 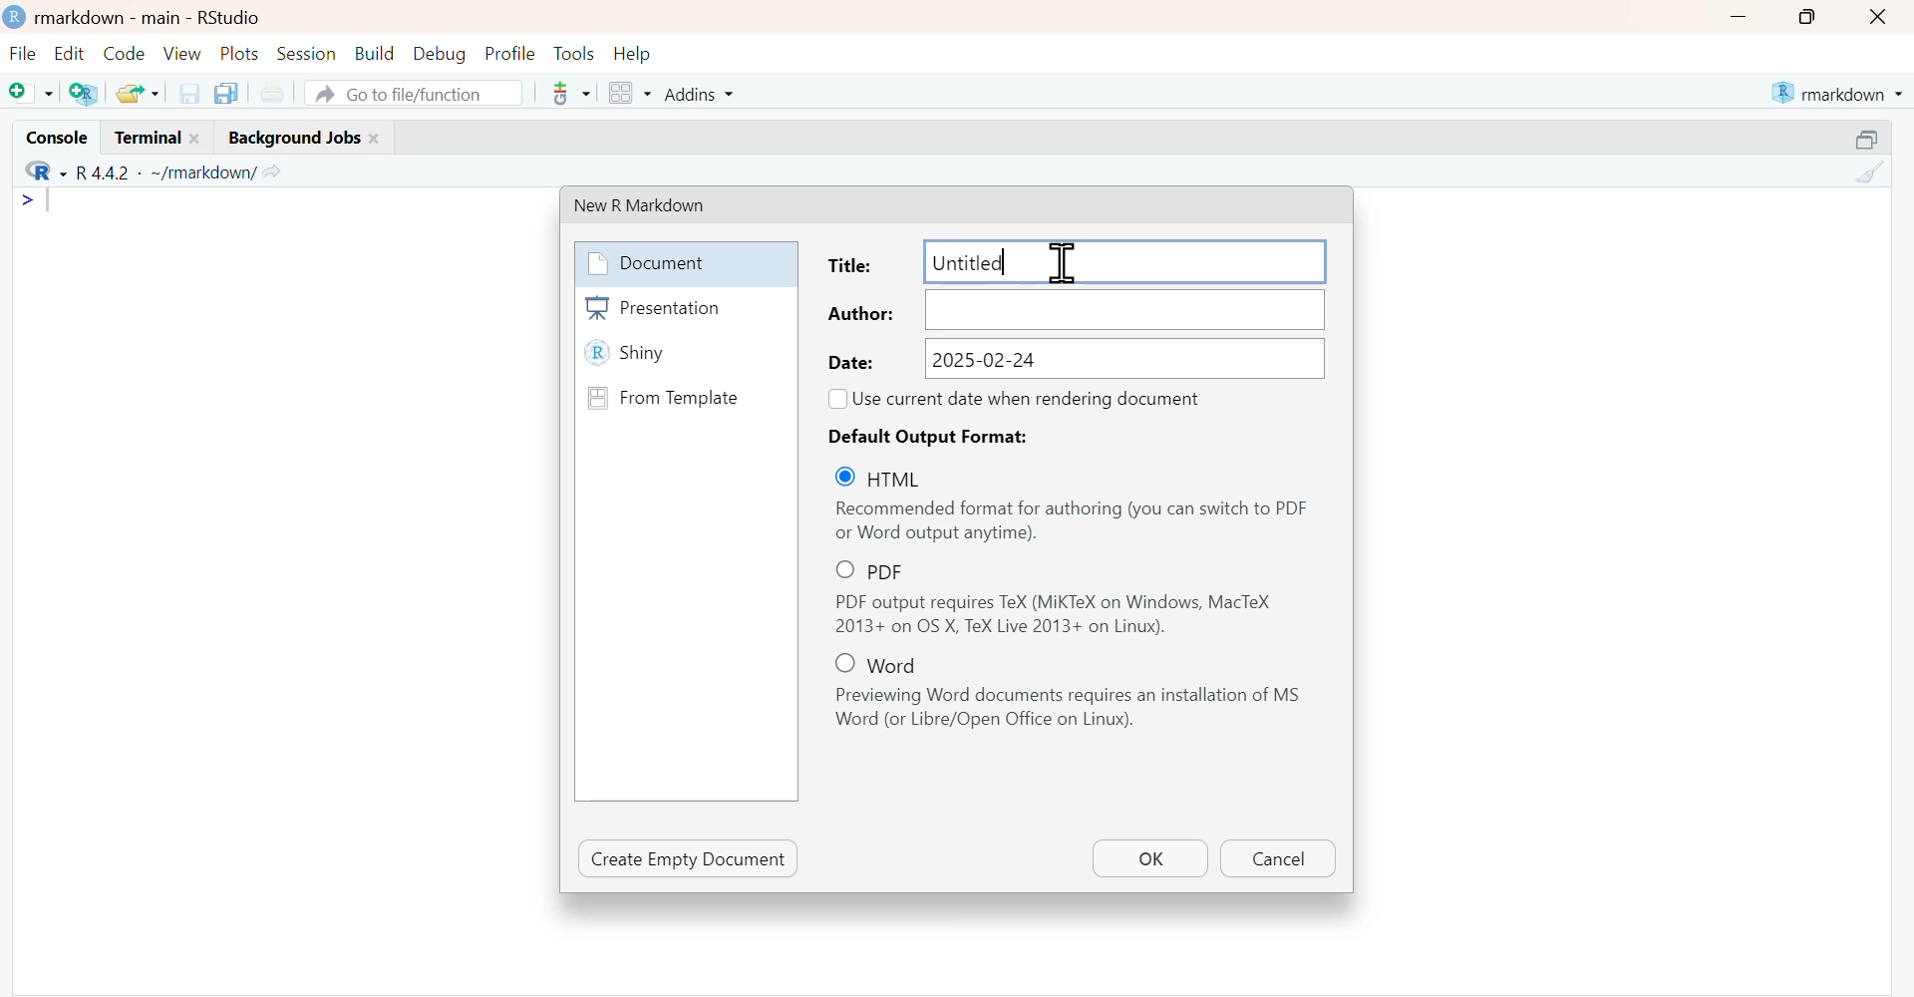 What do you see at coordinates (509, 55) in the screenshot?
I see `Profile` at bounding box center [509, 55].